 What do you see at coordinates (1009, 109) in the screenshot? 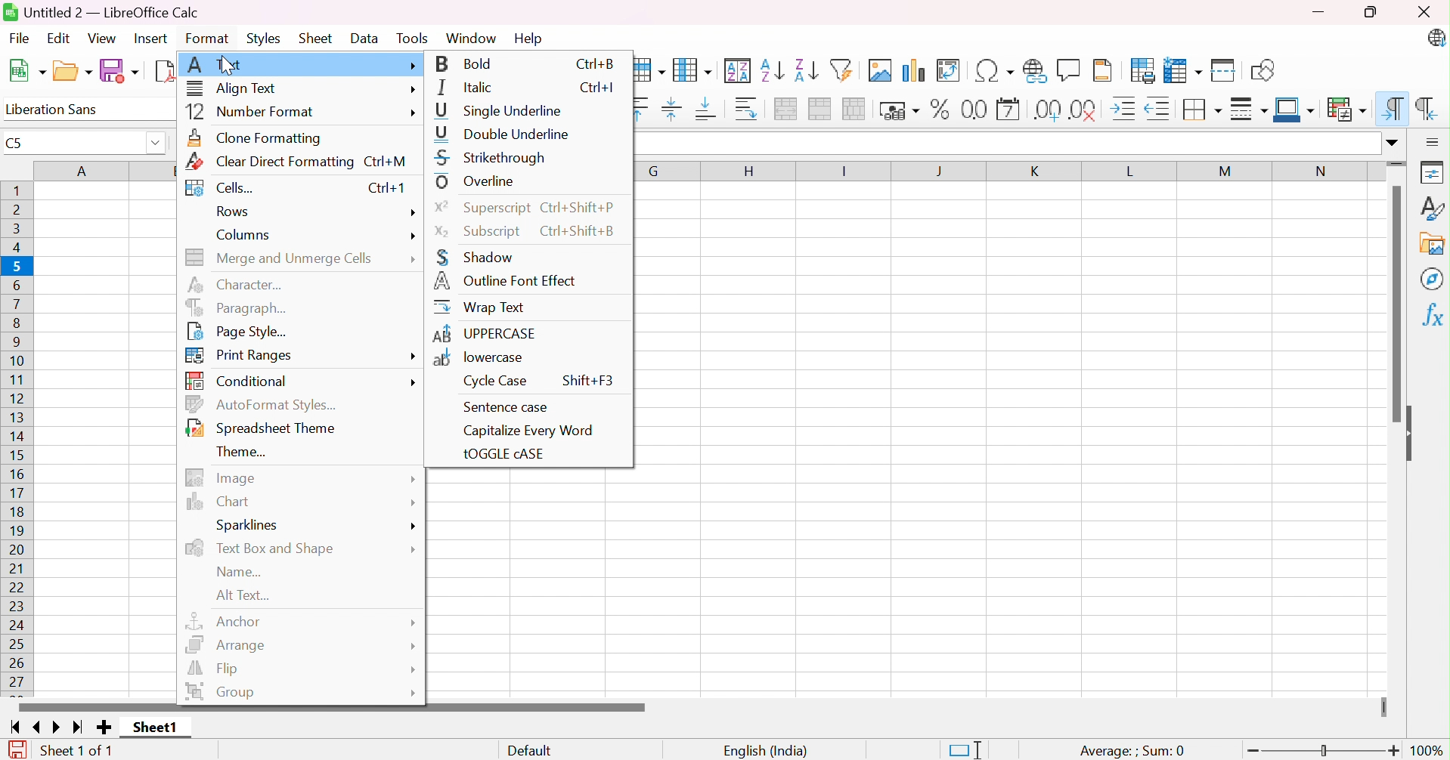
I see `Format as Date` at bounding box center [1009, 109].